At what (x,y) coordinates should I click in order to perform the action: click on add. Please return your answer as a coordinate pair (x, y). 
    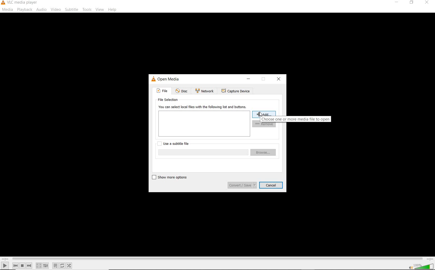
    Looking at the image, I should click on (264, 114).